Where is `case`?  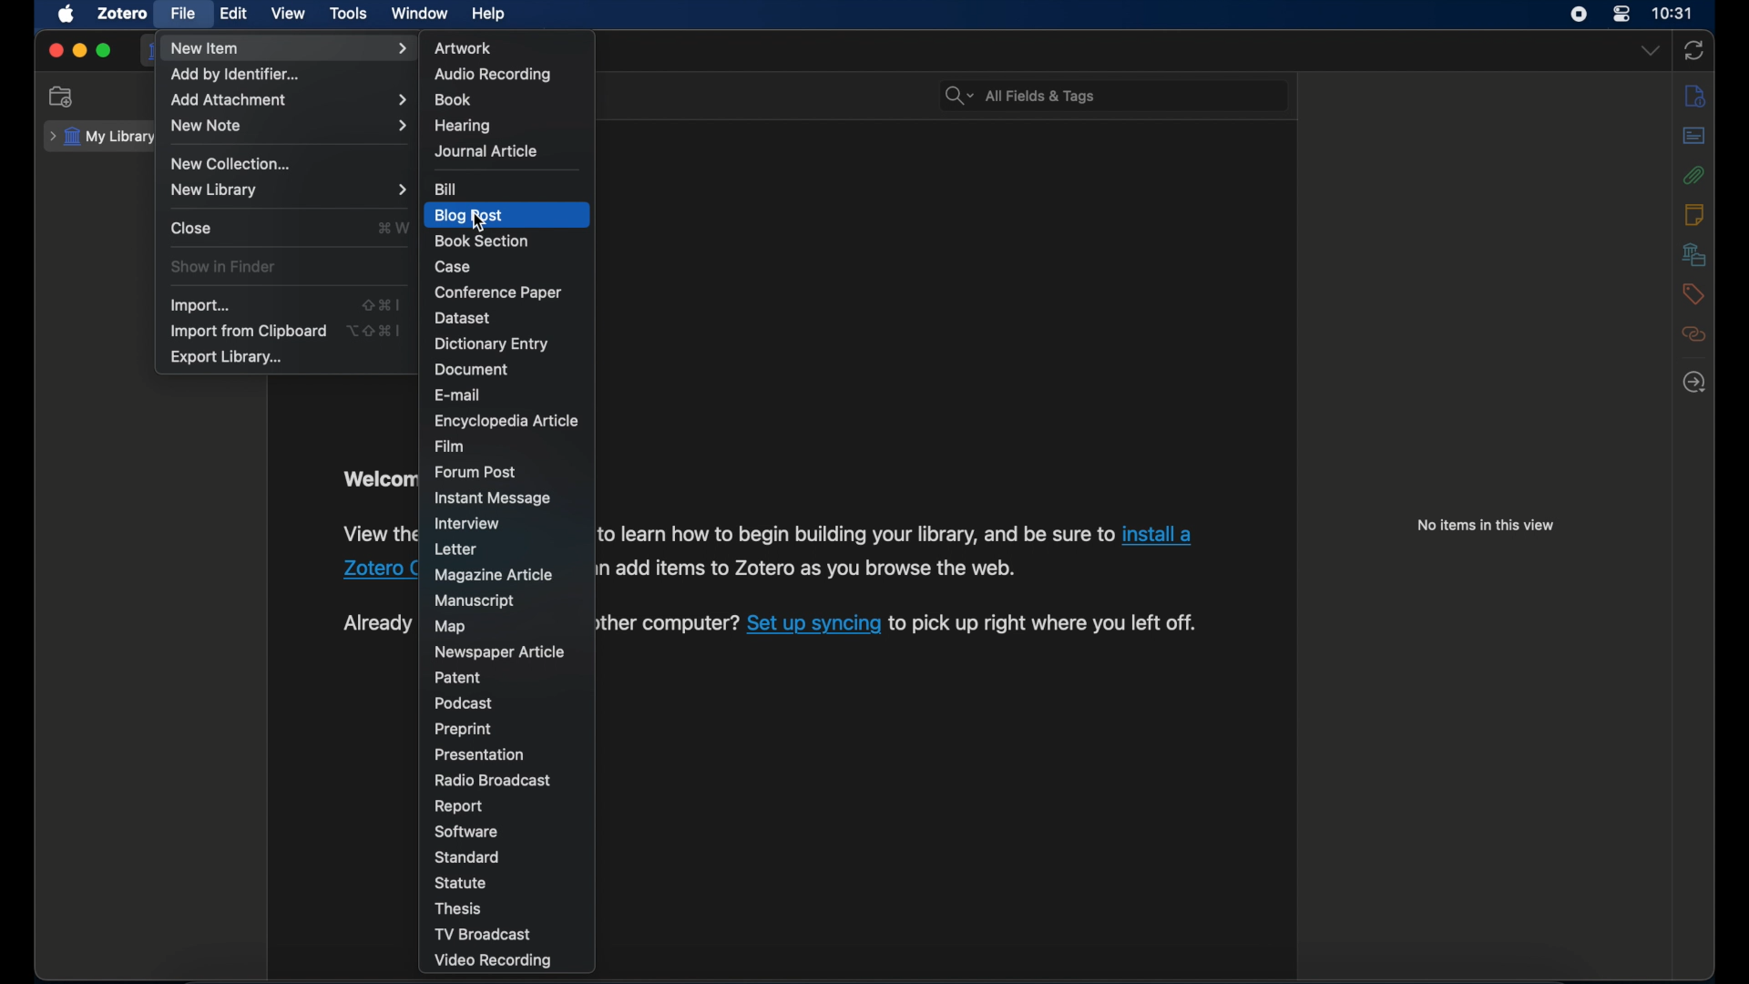 case is located at coordinates (455, 267).